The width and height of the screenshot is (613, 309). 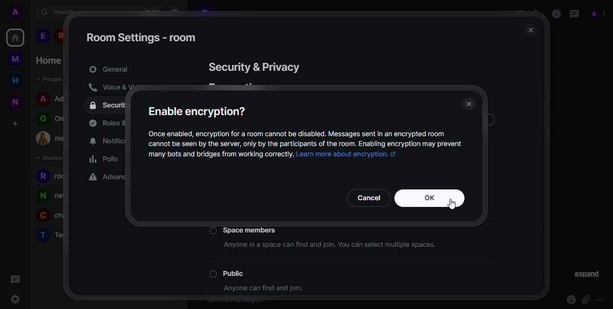 I want to click on hyperlink, so click(x=346, y=155).